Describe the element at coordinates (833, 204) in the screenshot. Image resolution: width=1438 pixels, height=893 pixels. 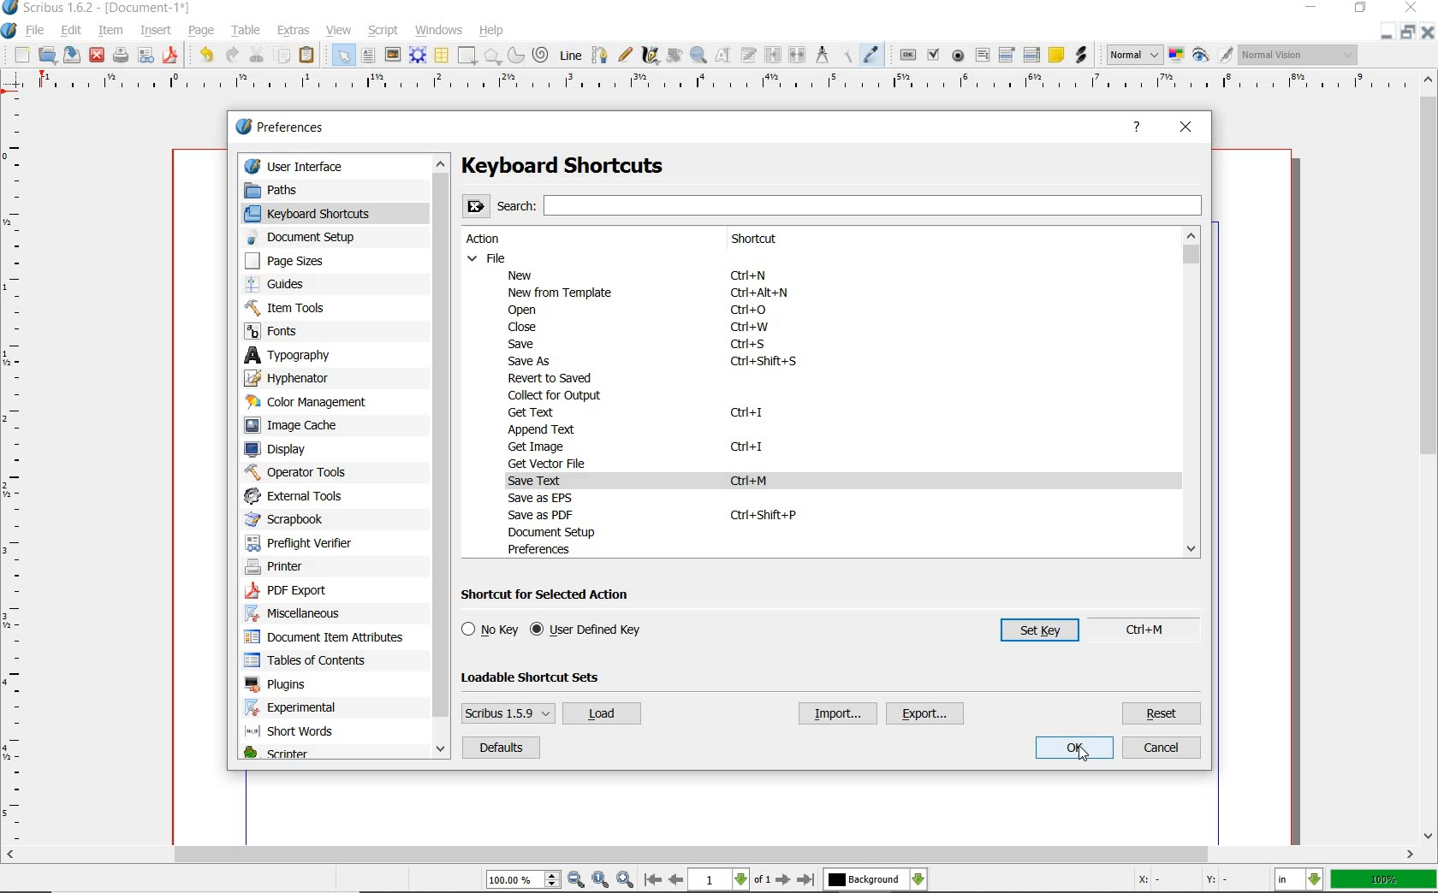
I see `Search` at that location.